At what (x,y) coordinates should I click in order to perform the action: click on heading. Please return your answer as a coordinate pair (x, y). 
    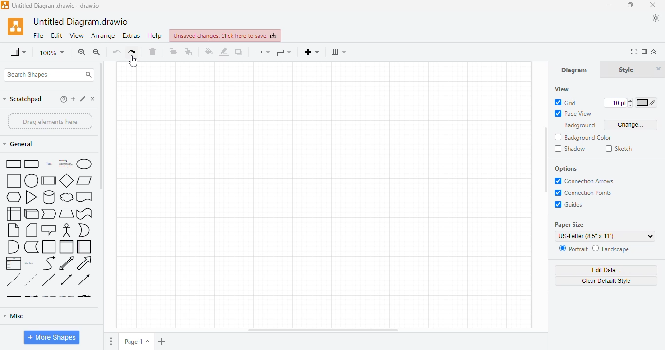
    Looking at the image, I should click on (65, 163).